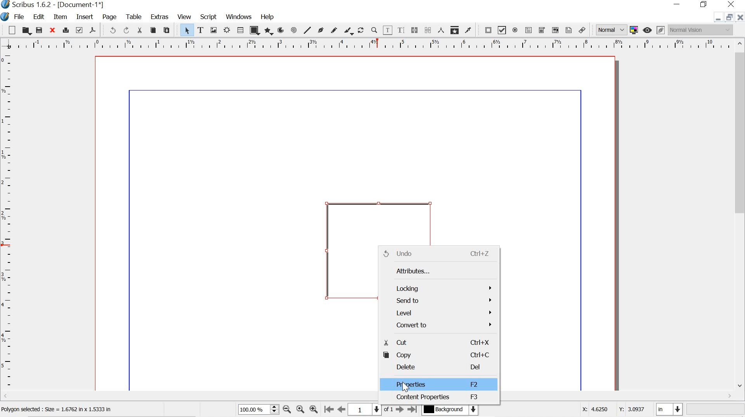  What do you see at coordinates (80, 30) in the screenshot?
I see `preflight verifier` at bounding box center [80, 30].